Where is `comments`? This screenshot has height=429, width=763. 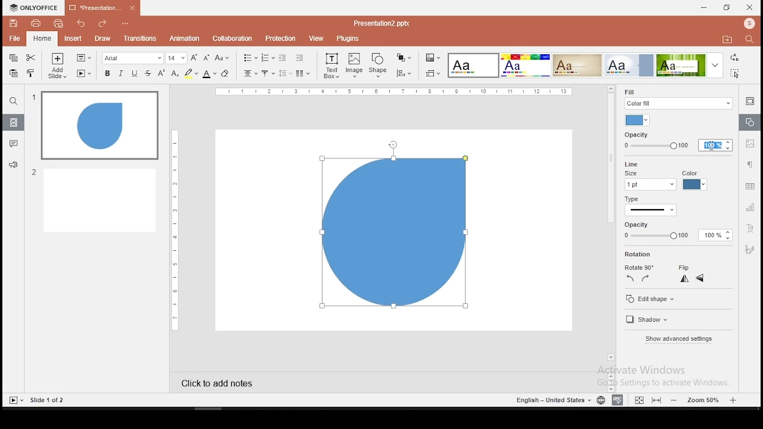 comments is located at coordinates (12, 144).